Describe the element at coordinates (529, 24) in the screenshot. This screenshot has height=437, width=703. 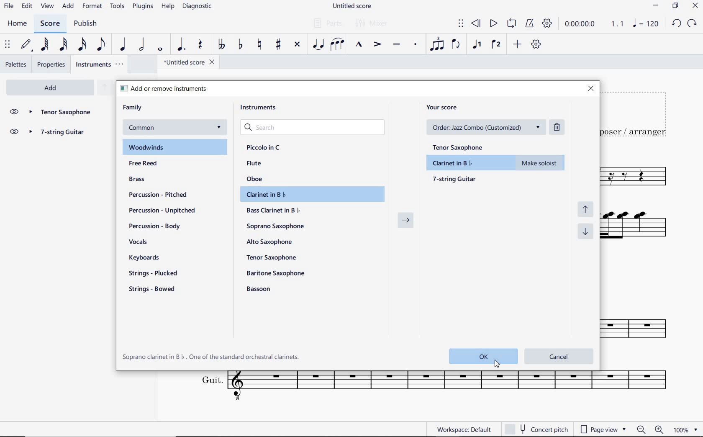
I see `METRONOME` at that location.